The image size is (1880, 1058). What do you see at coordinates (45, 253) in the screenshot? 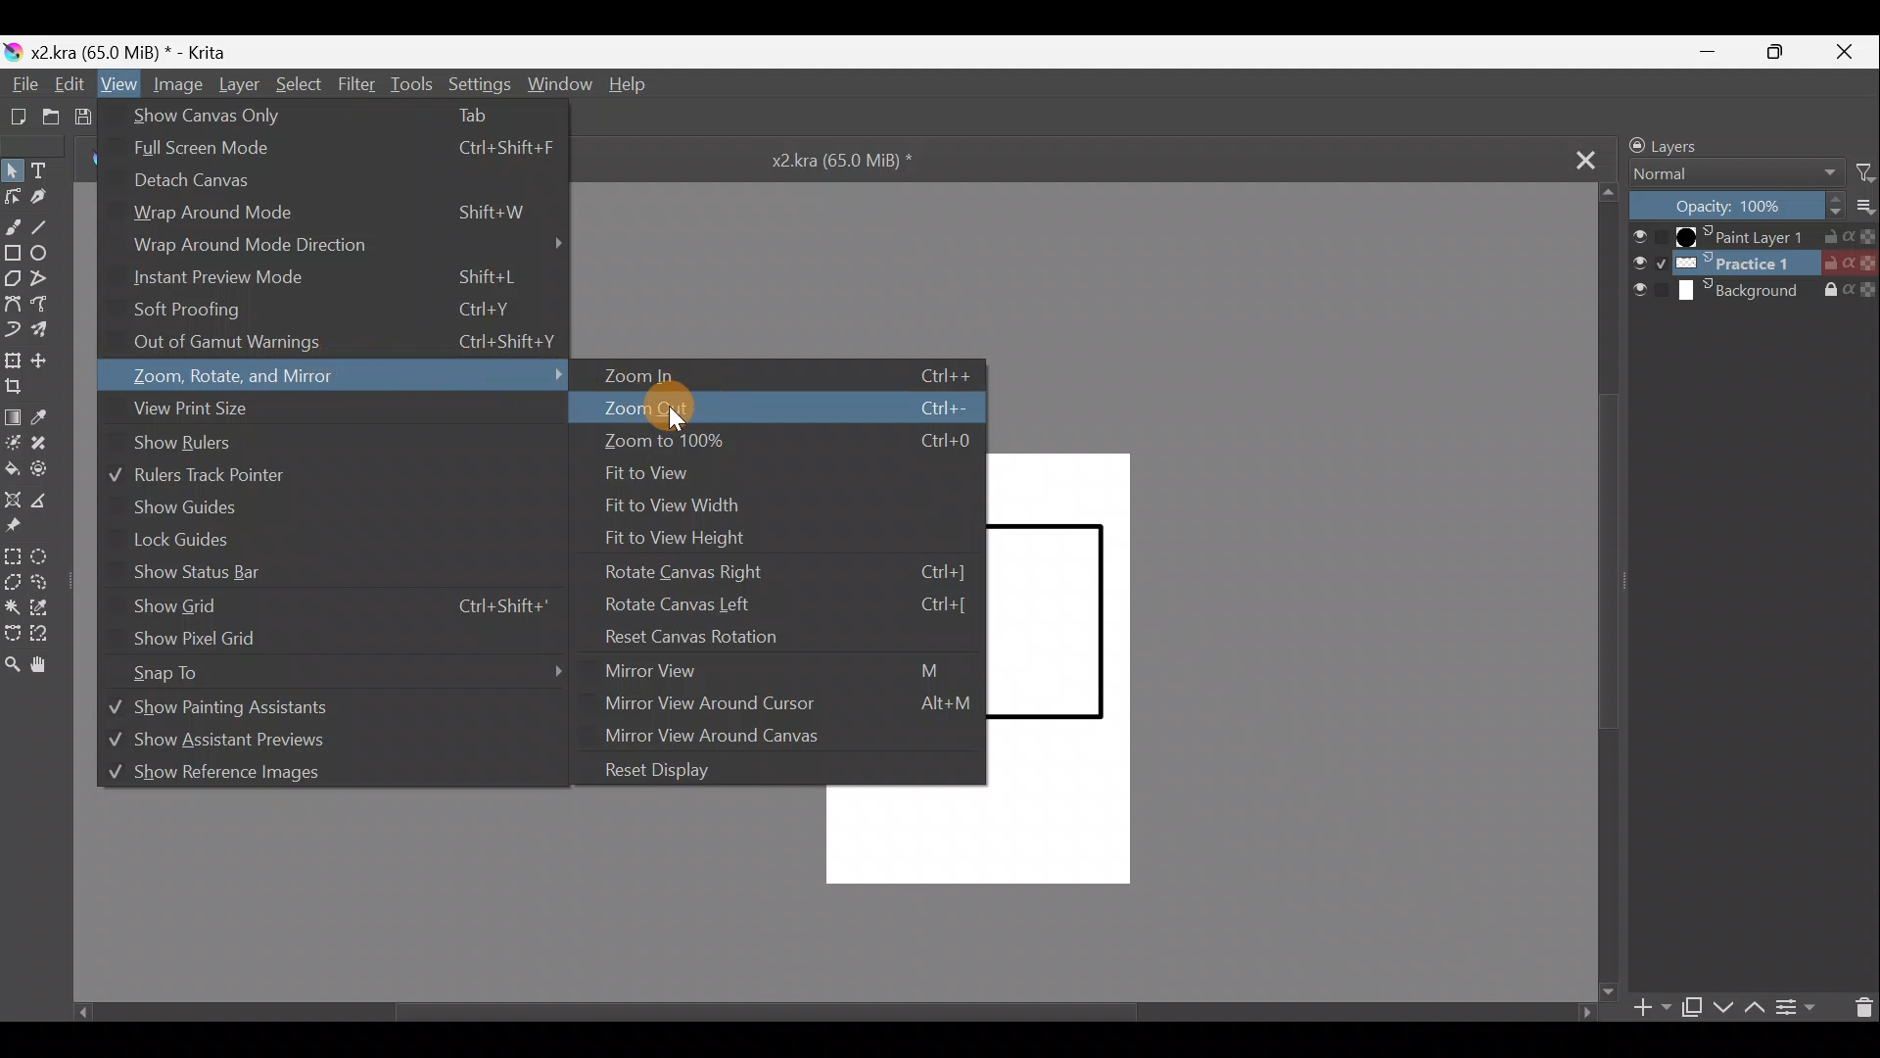
I see `Ellipse tool` at bounding box center [45, 253].